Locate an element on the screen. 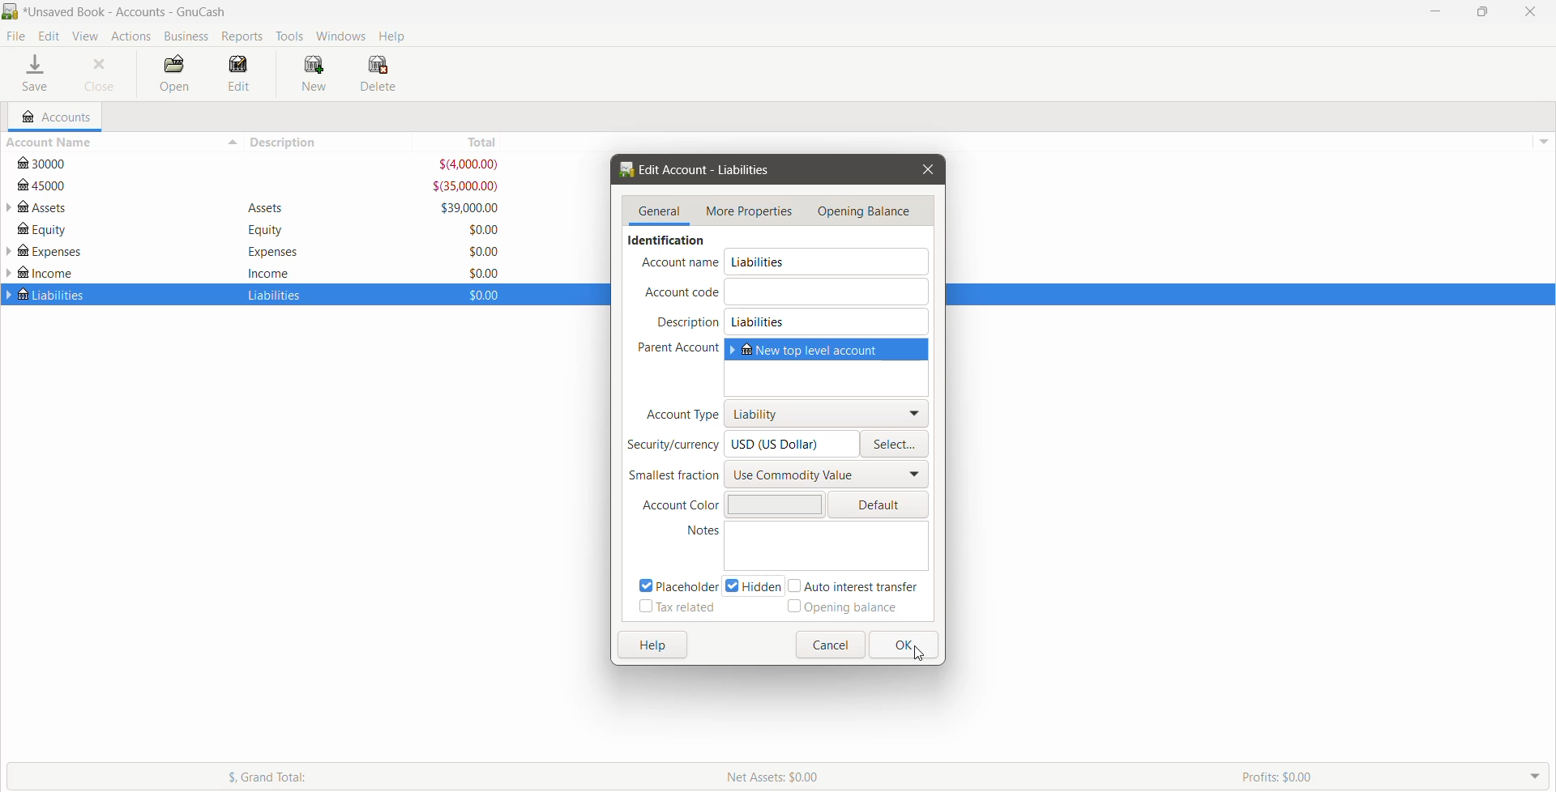 This screenshot has height=792, width=1556. Set Account code is located at coordinates (828, 291).